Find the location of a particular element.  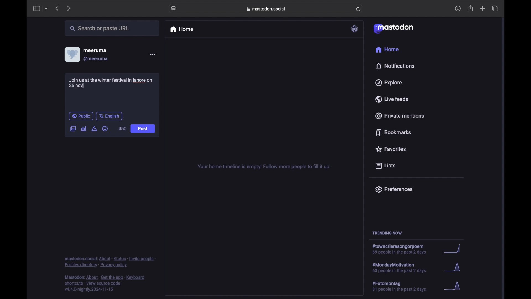

bookmarks is located at coordinates (393, 132).